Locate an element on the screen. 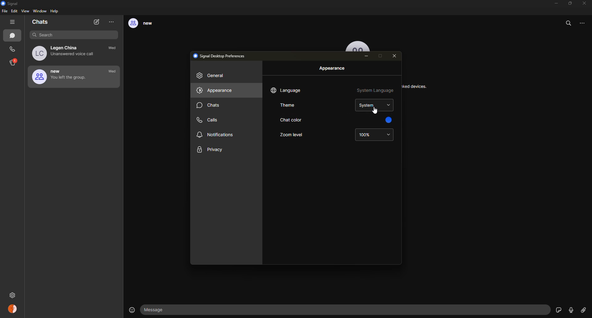 This screenshot has width=592, height=318. signal desktop preferences is located at coordinates (221, 55).